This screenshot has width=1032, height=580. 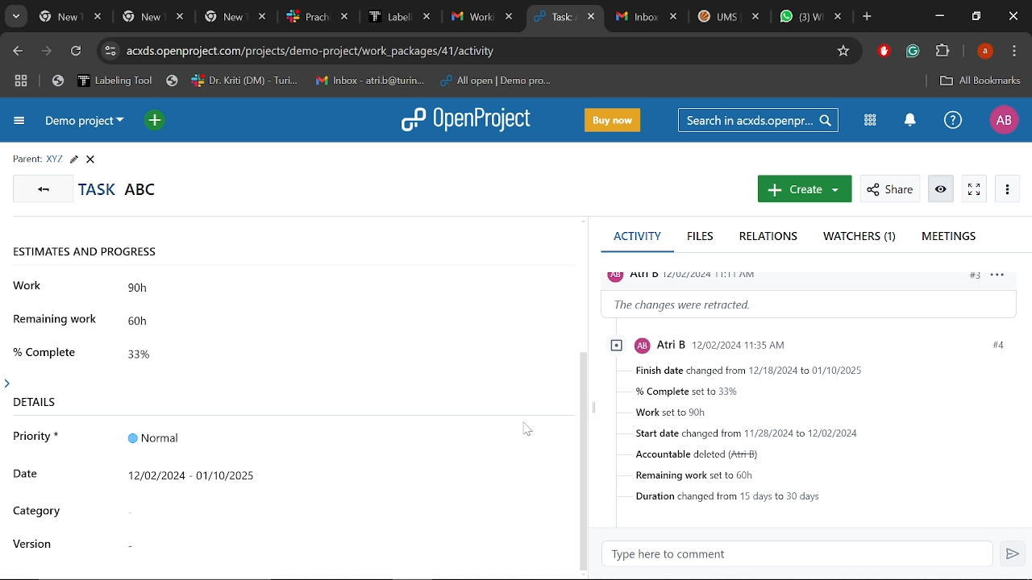 I want to click on remaining work, so click(x=57, y=322).